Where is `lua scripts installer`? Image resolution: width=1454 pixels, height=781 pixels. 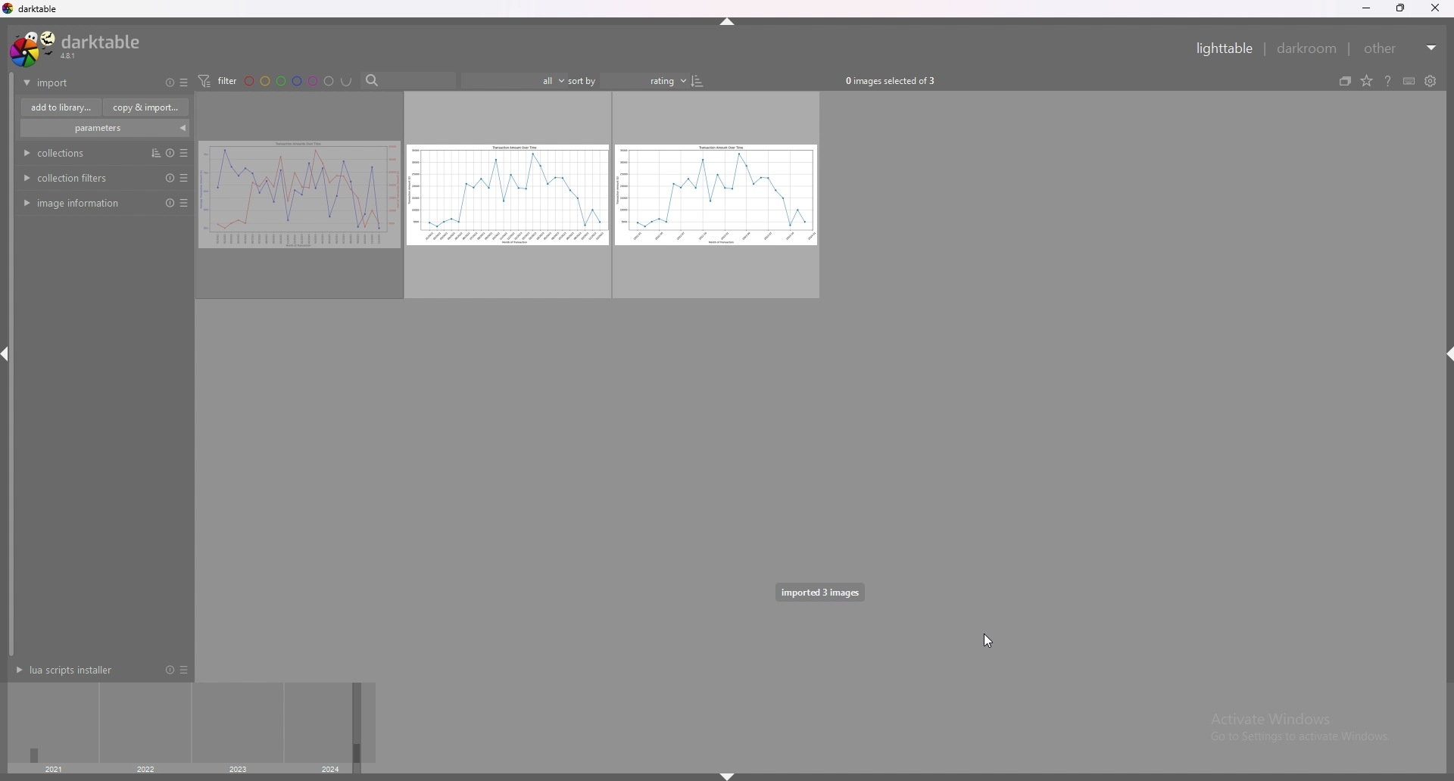 lua scripts installer is located at coordinates (70, 670).